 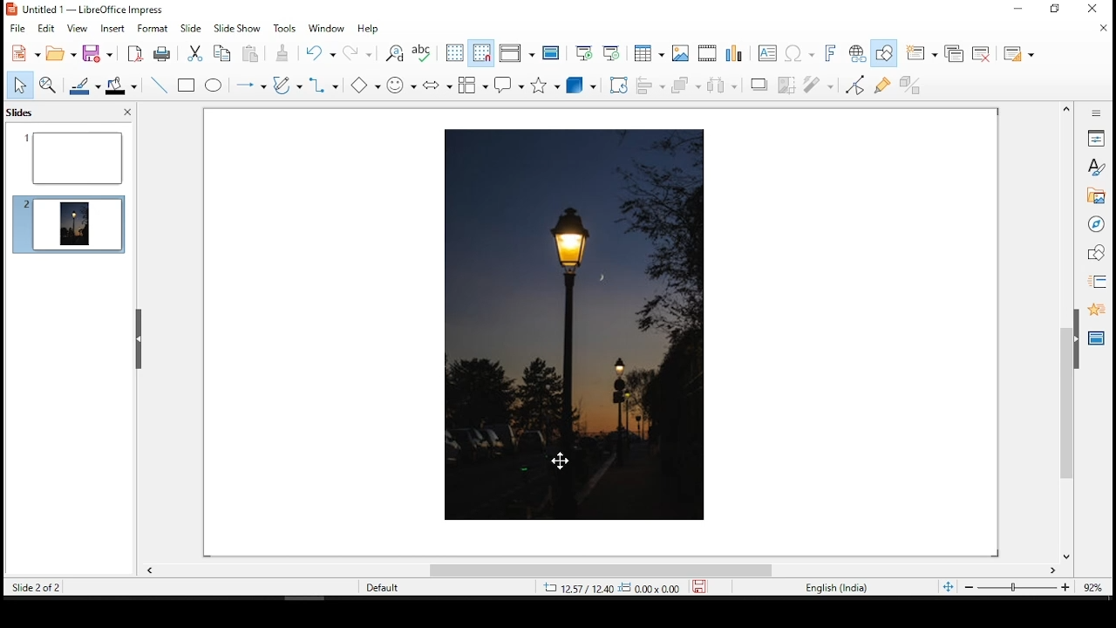 What do you see at coordinates (650, 86) in the screenshot?
I see `align objects` at bounding box center [650, 86].